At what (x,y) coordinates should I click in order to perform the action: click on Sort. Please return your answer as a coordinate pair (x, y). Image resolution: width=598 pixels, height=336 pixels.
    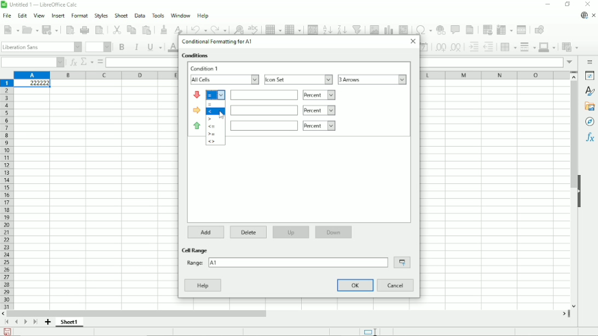
    Looking at the image, I should click on (313, 28).